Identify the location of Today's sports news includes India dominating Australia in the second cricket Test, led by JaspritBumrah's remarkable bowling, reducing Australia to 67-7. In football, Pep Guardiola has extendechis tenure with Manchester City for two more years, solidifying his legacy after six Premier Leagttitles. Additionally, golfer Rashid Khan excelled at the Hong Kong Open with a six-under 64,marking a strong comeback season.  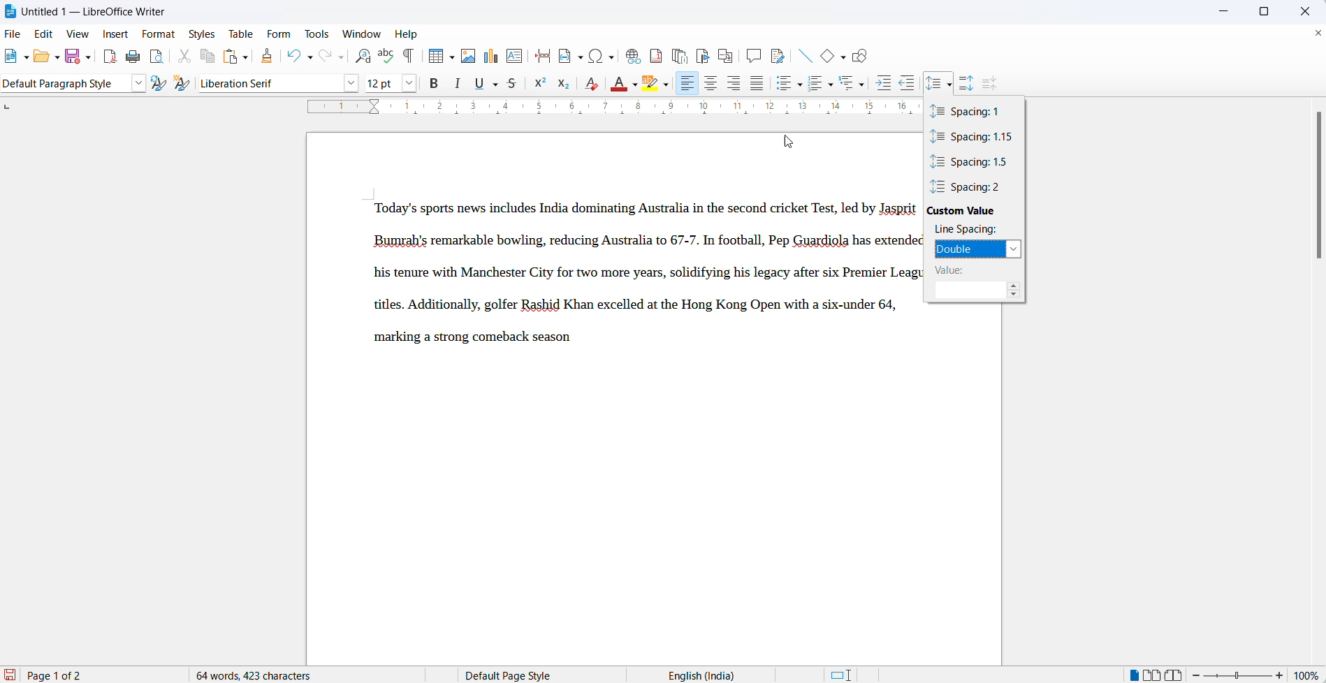
(641, 277).